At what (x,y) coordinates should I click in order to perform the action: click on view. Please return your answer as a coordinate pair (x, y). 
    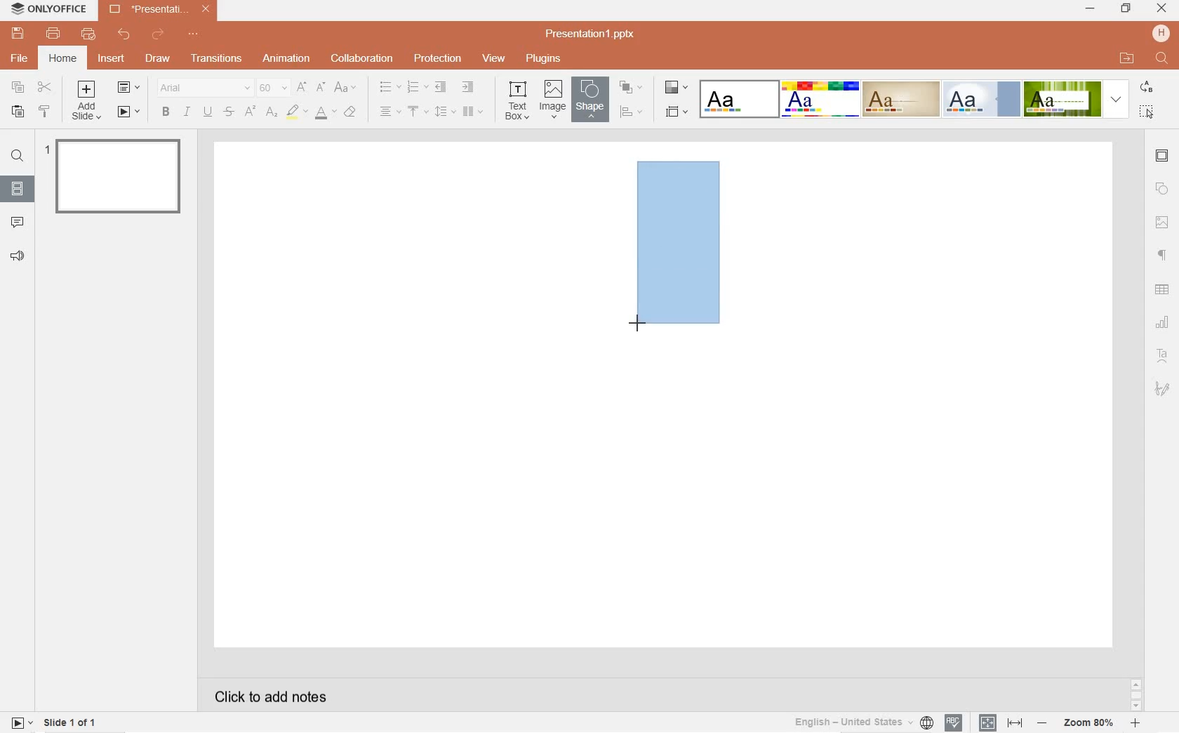
    Looking at the image, I should click on (494, 59).